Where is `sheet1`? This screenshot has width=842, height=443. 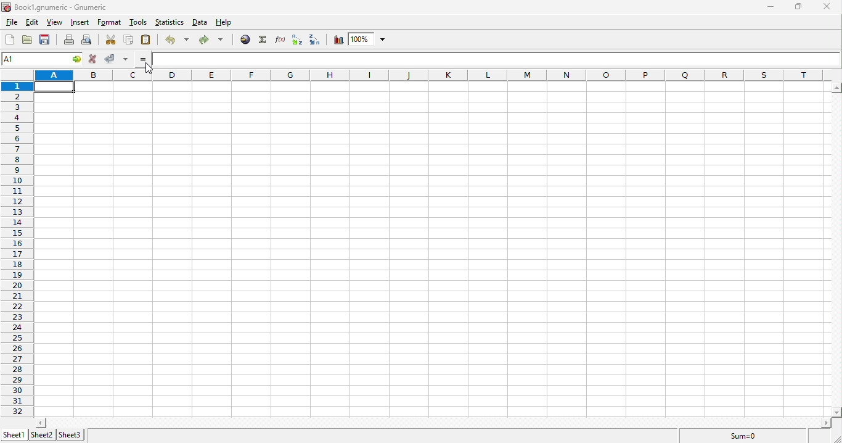
sheet1 is located at coordinates (16, 435).